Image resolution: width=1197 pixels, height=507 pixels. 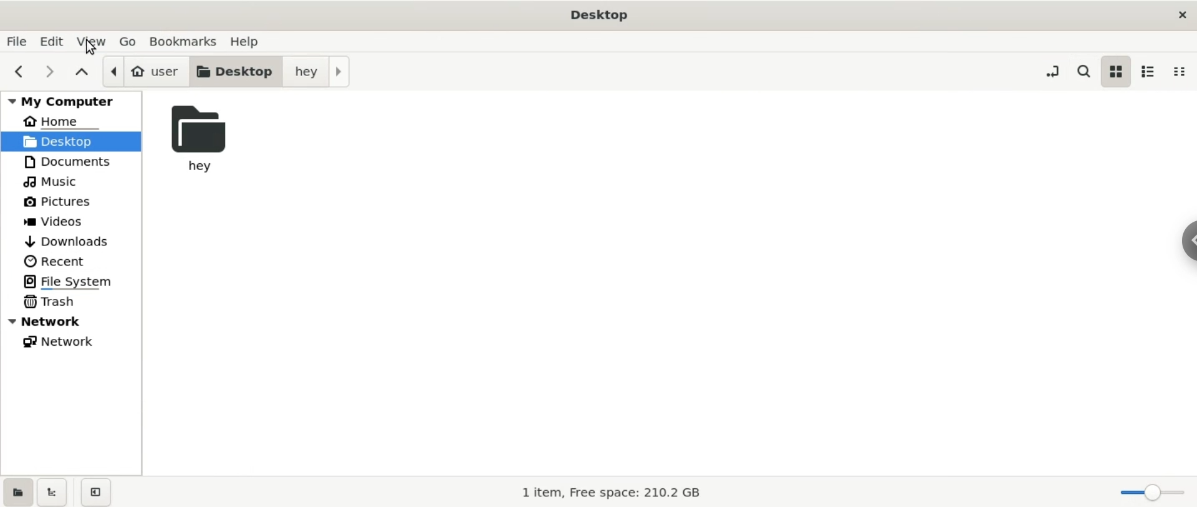 What do you see at coordinates (75, 123) in the screenshot?
I see `home` at bounding box center [75, 123].